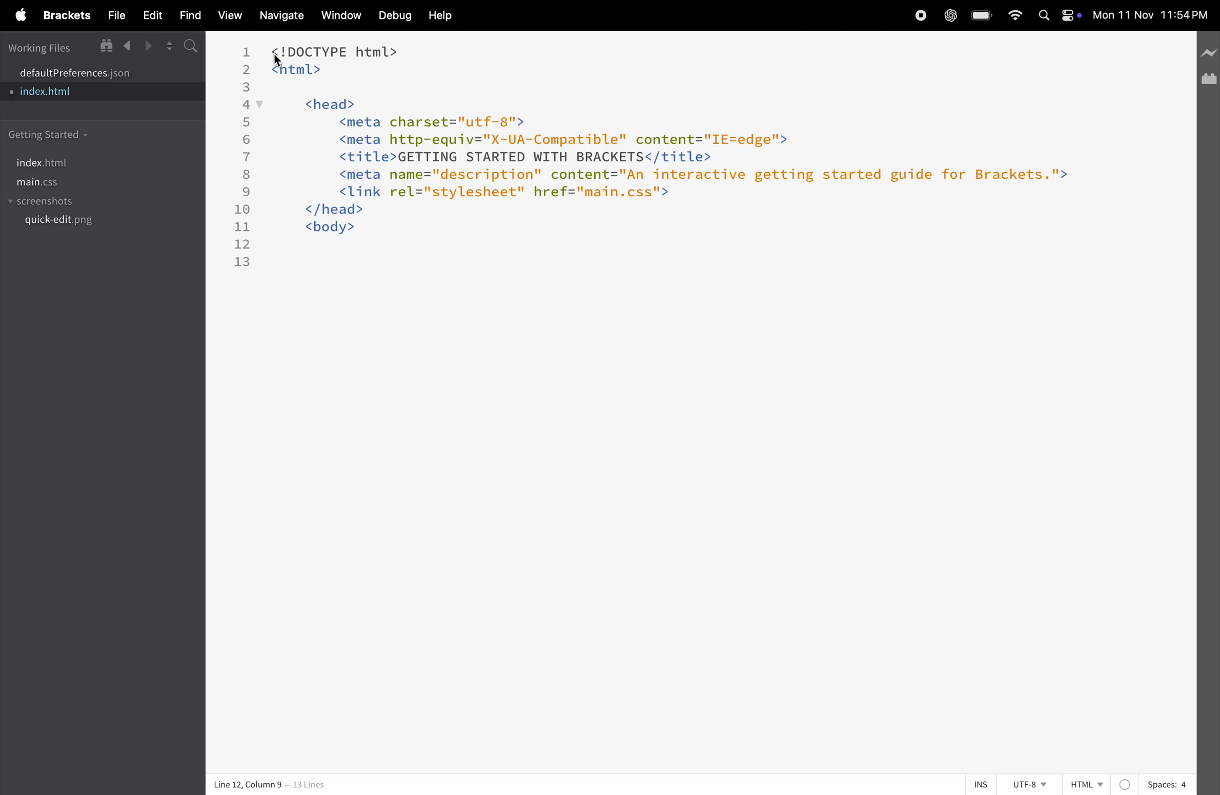  Describe the element at coordinates (249, 157) in the screenshot. I see `7` at that location.